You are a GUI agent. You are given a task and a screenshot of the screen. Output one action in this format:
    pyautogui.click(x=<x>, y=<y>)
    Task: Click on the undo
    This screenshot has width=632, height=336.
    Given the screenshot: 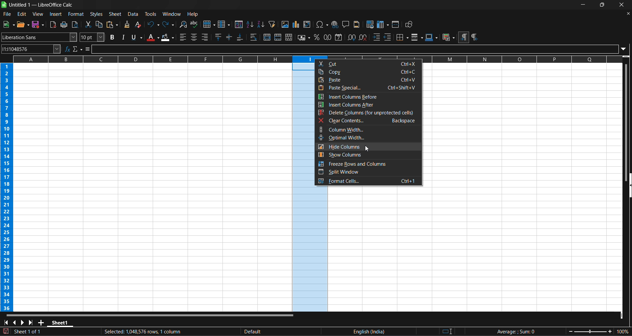 What is the action you would take?
    pyautogui.click(x=153, y=24)
    